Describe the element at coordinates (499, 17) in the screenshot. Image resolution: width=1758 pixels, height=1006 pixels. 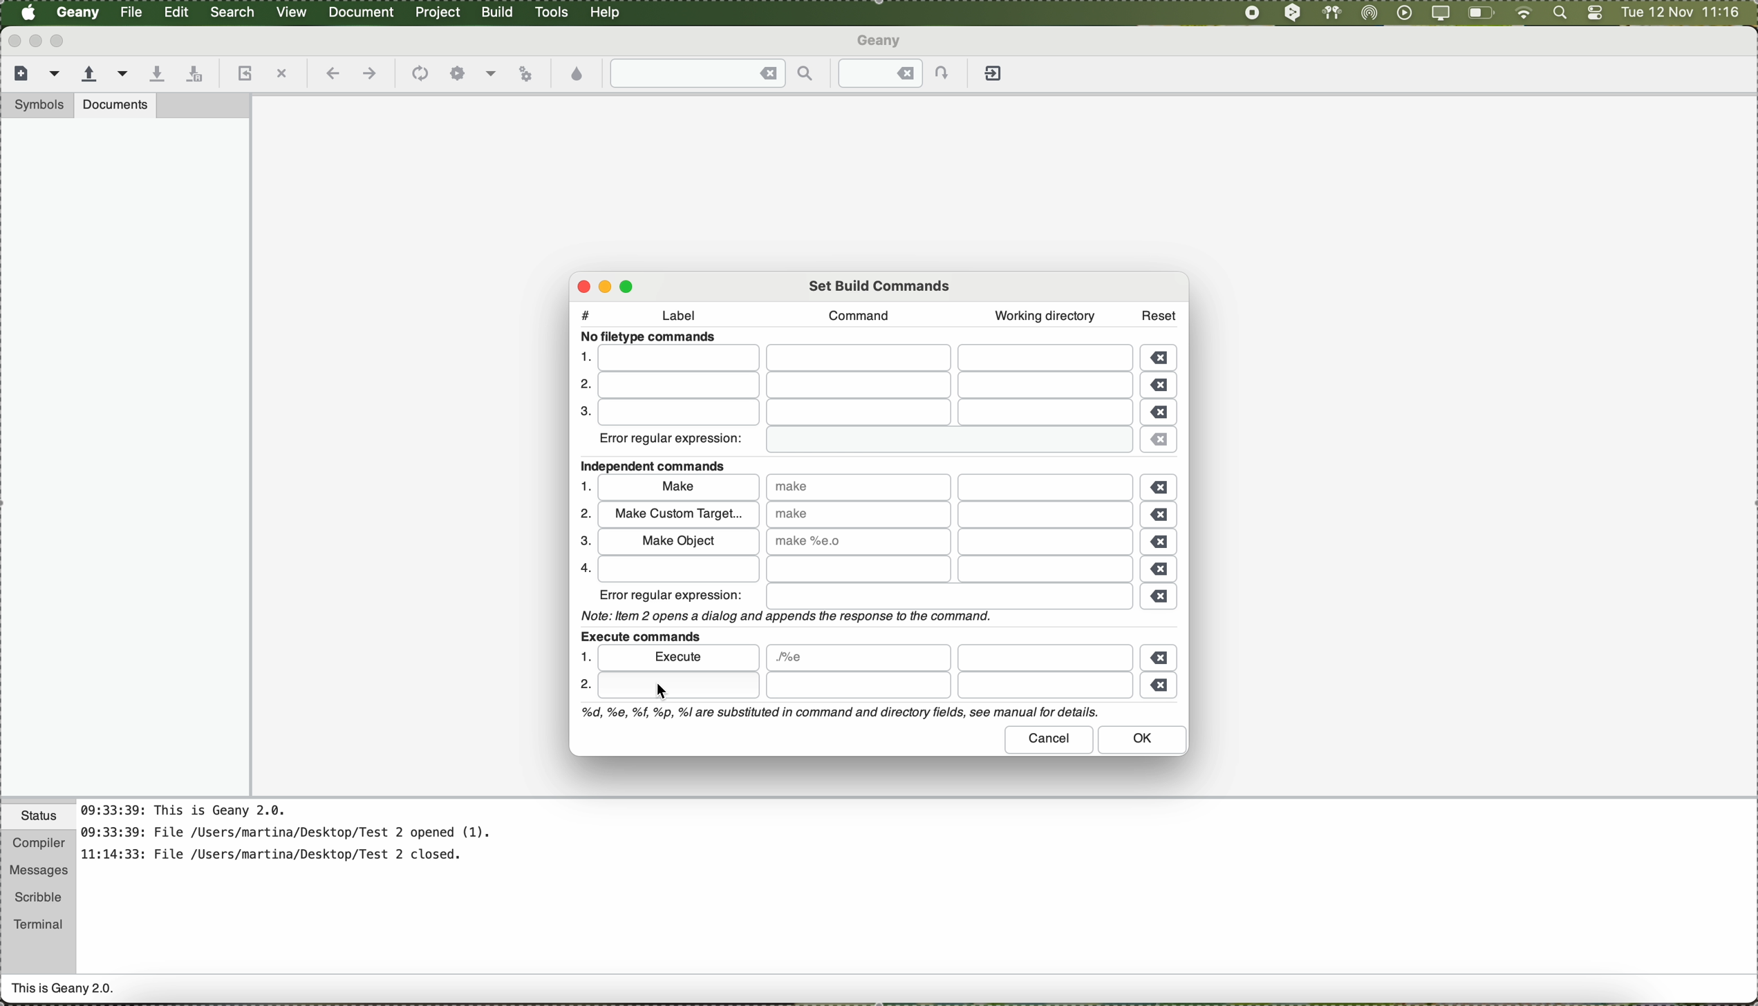
I see `click on build` at that location.